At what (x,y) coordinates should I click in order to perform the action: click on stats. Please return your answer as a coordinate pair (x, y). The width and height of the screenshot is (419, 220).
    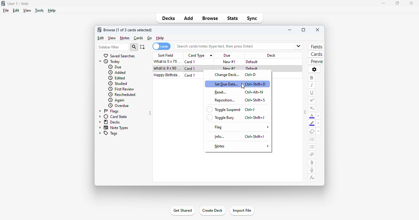
    Looking at the image, I should click on (233, 18).